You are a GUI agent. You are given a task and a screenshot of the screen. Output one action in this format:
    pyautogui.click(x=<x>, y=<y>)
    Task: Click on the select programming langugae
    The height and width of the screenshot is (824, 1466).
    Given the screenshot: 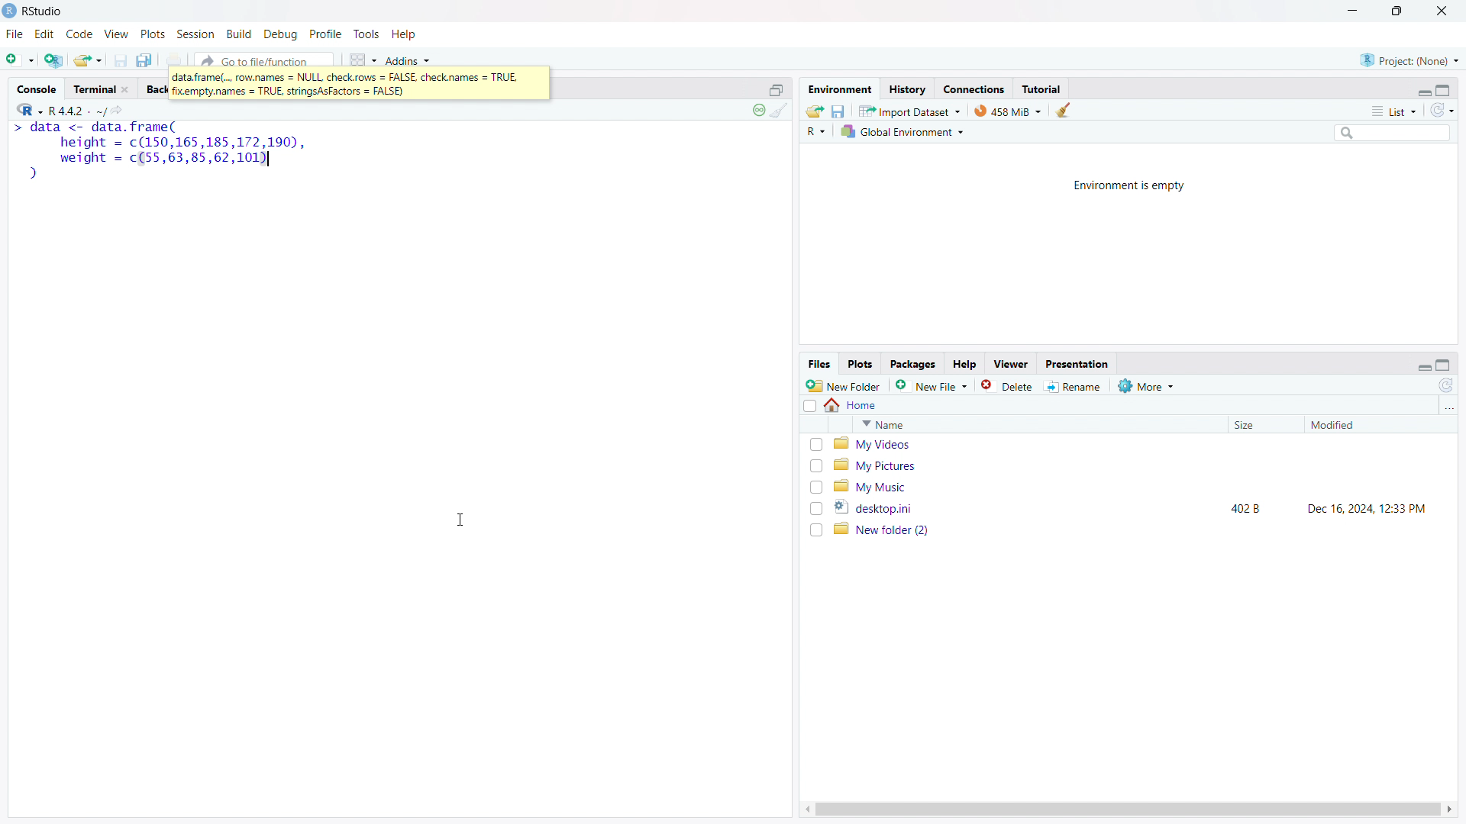 What is the action you would take?
    pyautogui.click(x=816, y=131)
    